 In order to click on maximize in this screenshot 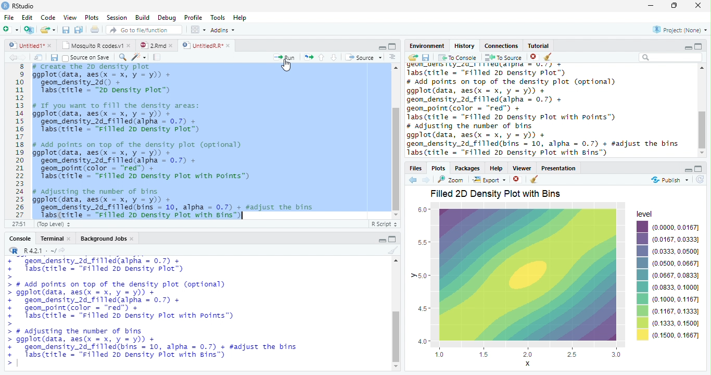, I will do `click(675, 5)`.